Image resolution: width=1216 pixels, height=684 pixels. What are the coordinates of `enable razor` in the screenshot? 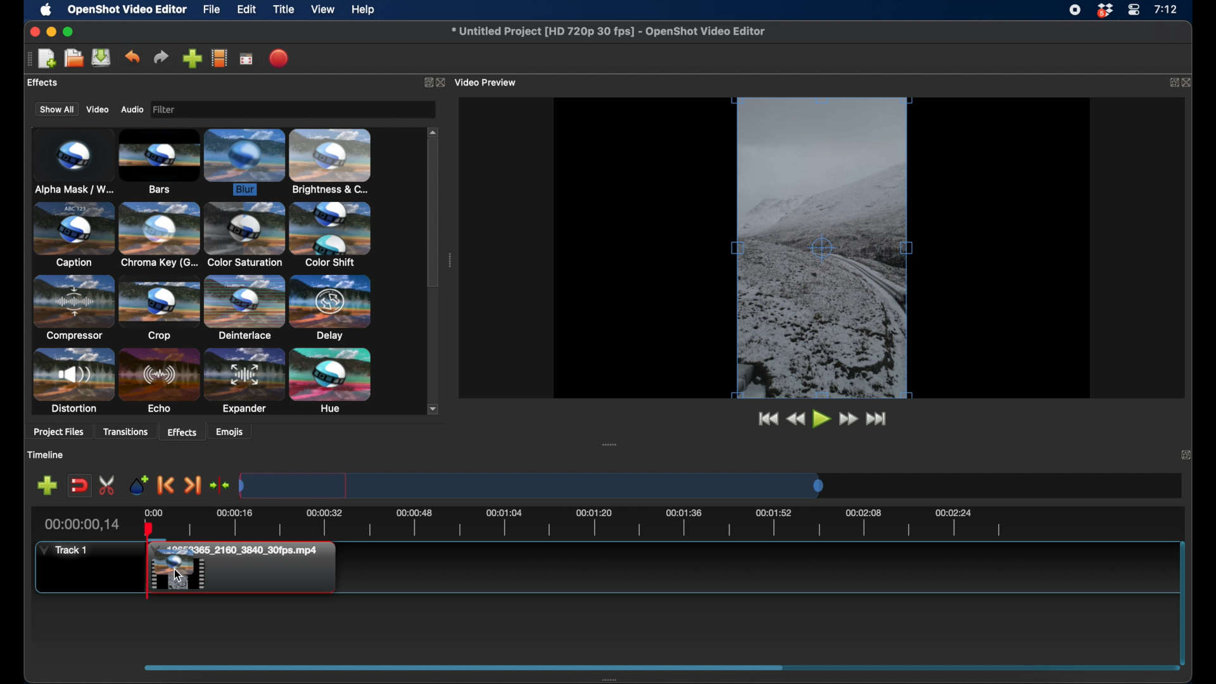 It's located at (108, 484).